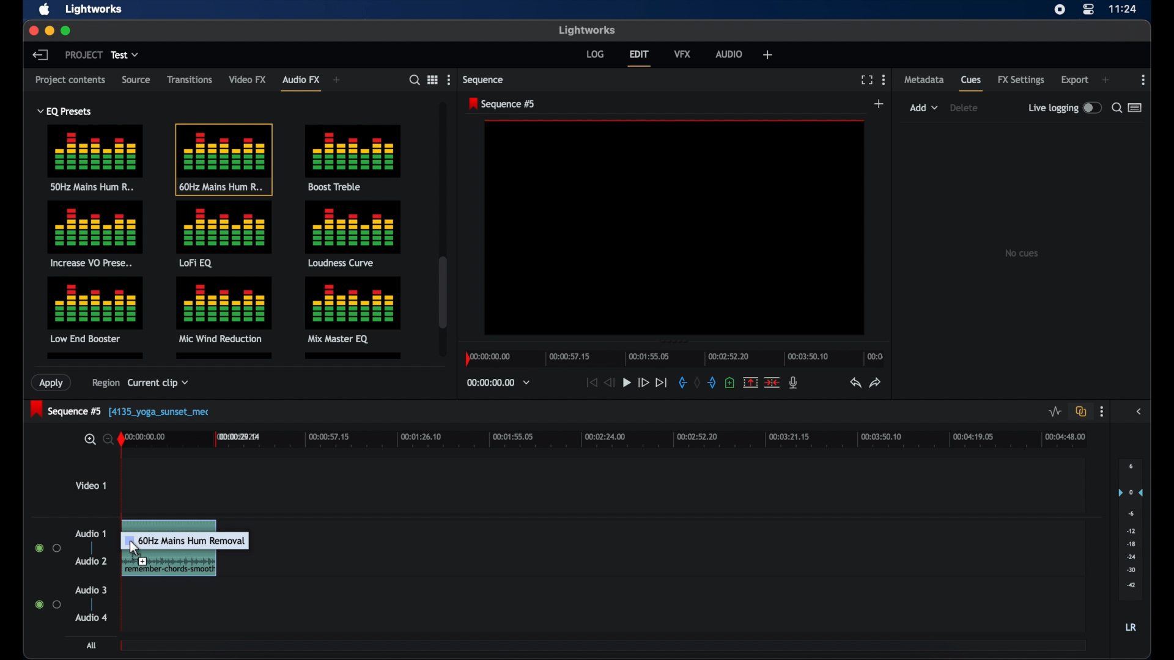  What do you see at coordinates (673, 357) in the screenshot?
I see `timeline` at bounding box center [673, 357].